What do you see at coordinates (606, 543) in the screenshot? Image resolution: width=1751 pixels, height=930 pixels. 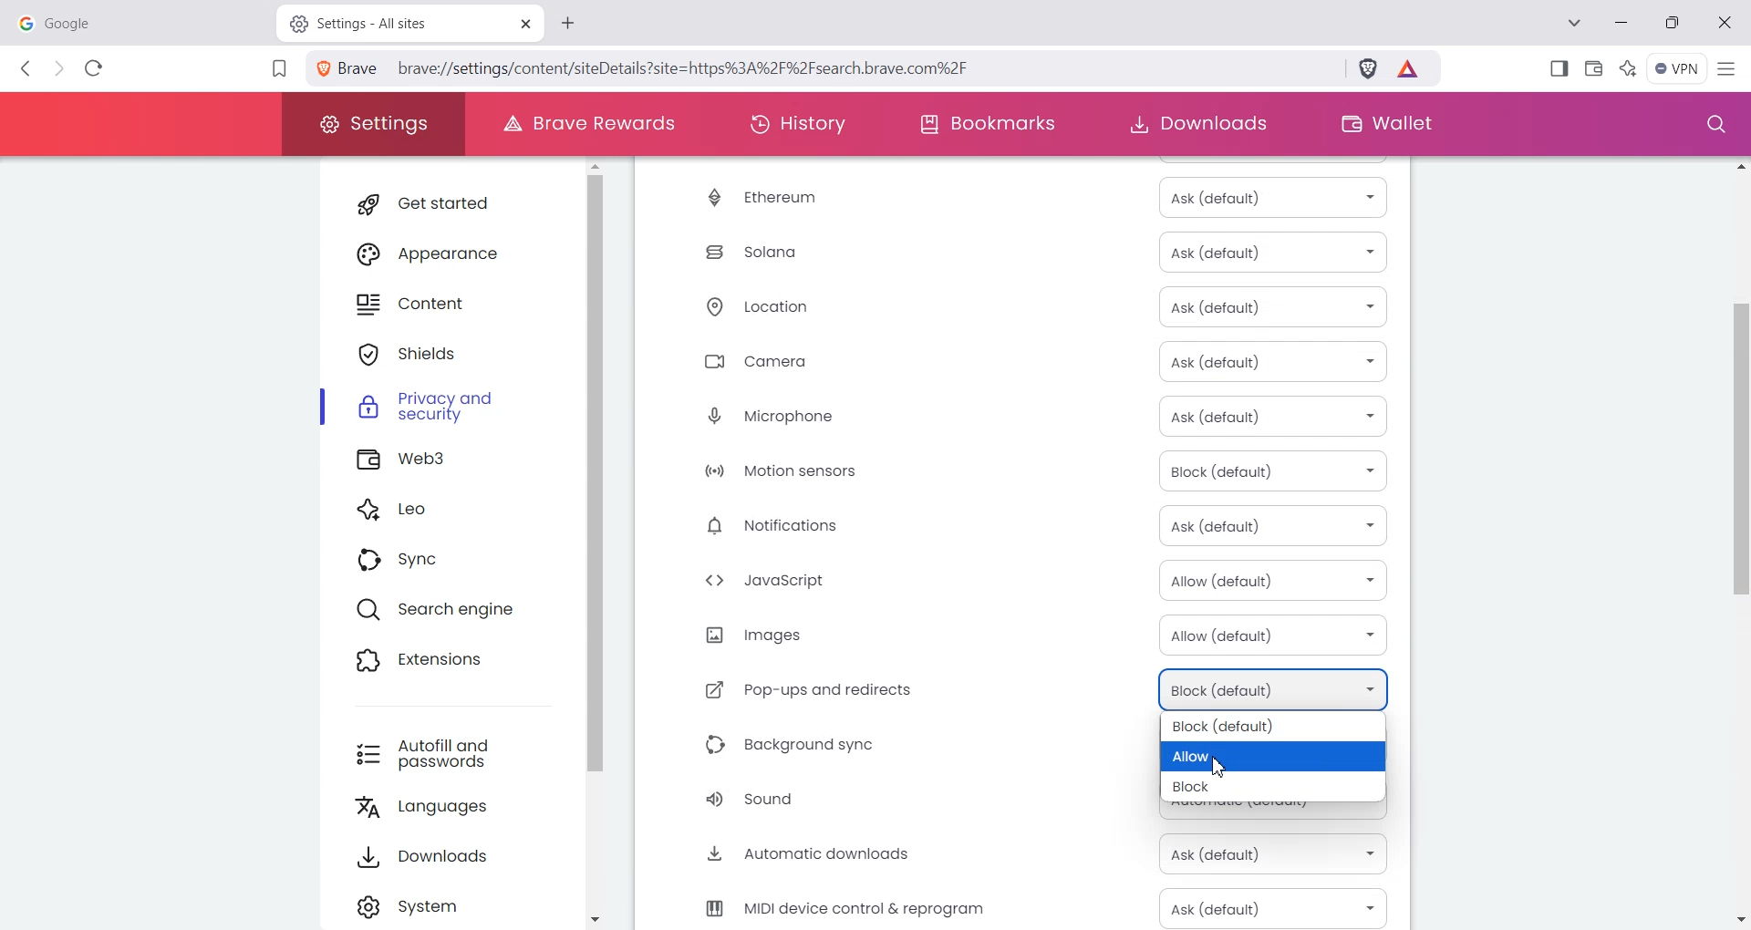 I see `Vertical scroll bar` at bounding box center [606, 543].